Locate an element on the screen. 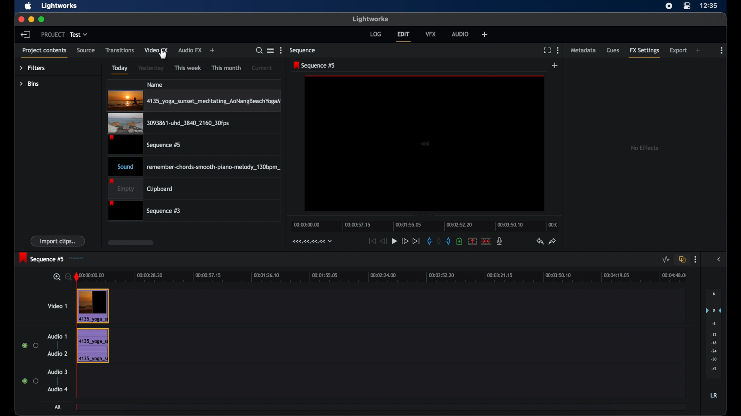 Image resolution: width=741 pixels, height=416 pixels. this month is located at coordinates (227, 68).